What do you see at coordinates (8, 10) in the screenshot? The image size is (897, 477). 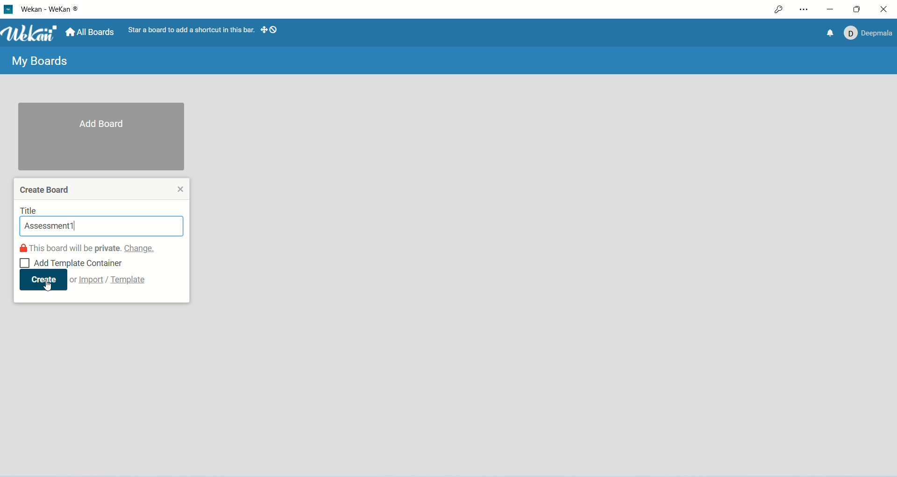 I see `logo` at bounding box center [8, 10].